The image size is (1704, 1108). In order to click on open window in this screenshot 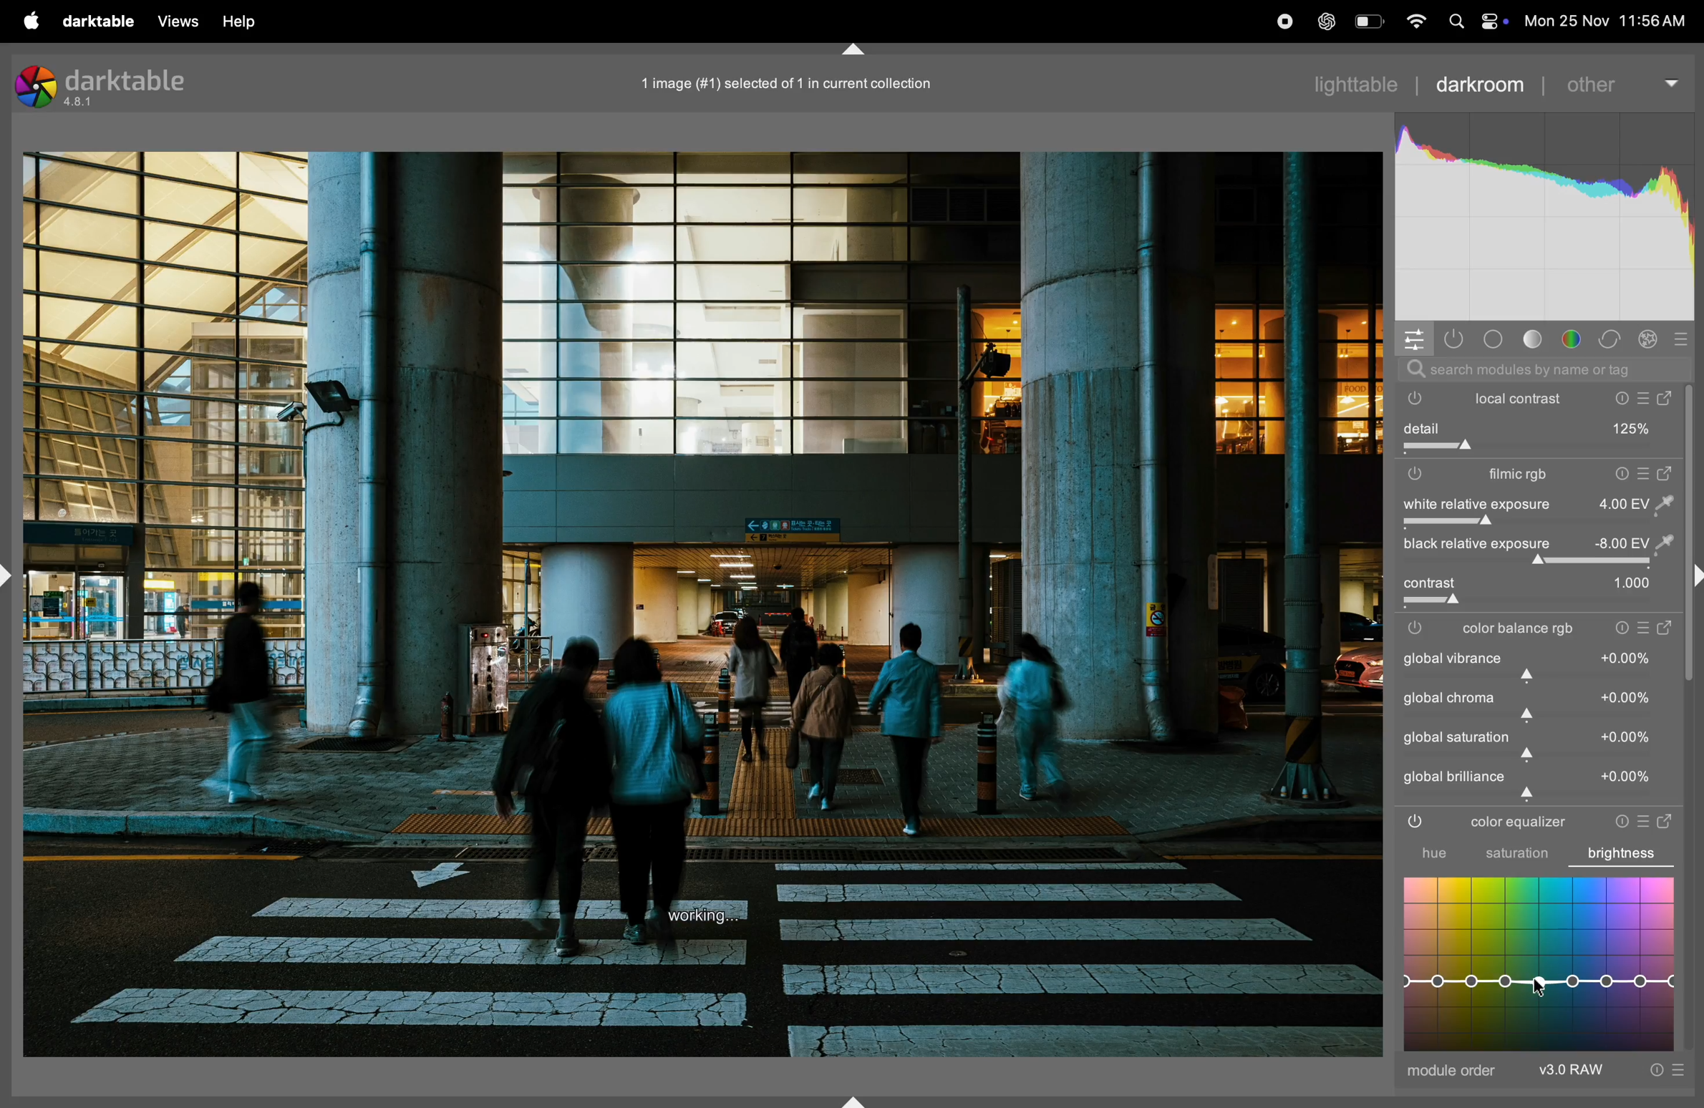, I will do `click(1667, 629)`.